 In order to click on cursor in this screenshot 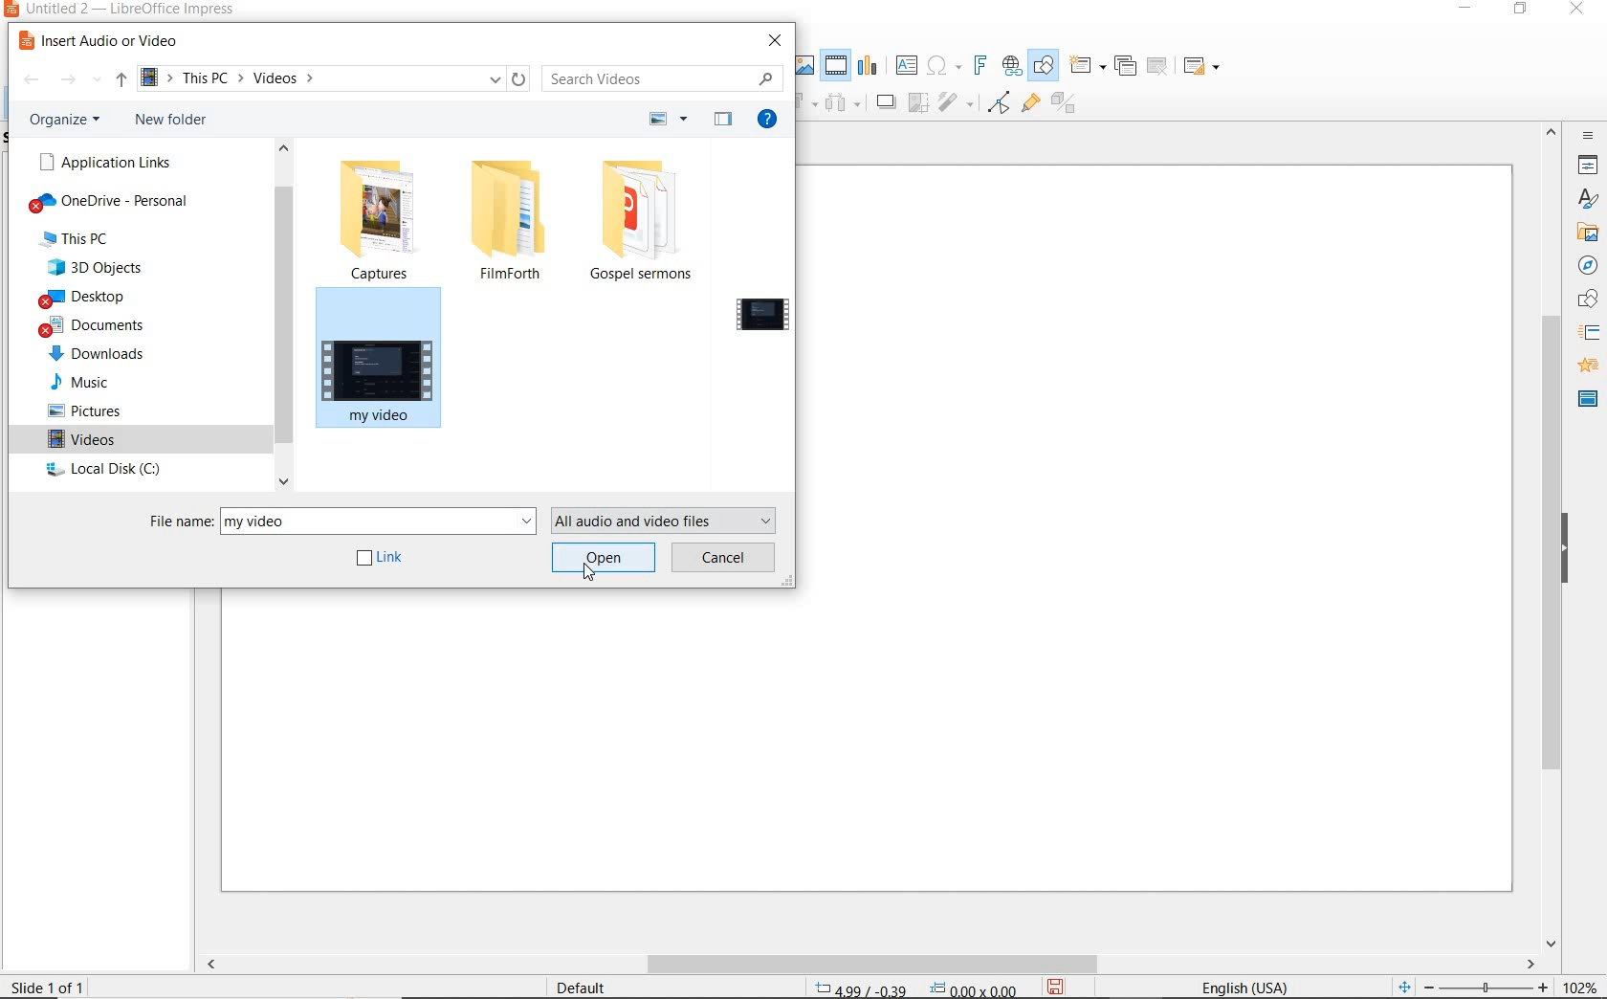, I will do `click(585, 571)`.